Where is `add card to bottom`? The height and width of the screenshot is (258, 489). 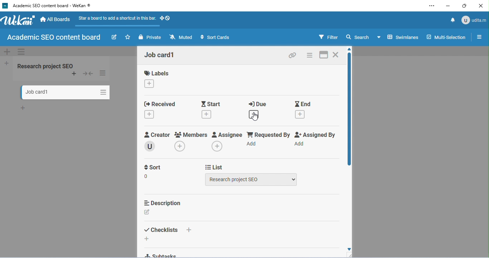
add card to bottom is located at coordinates (24, 108).